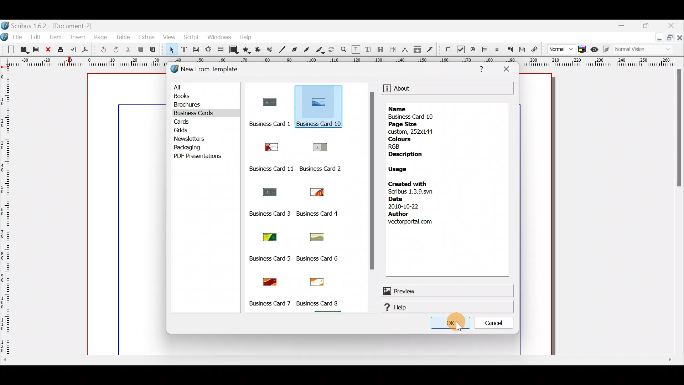 The height and width of the screenshot is (385, 684). Describe the element at coordinates (401, 139) in the screenshot. I see `Colours` at that location.